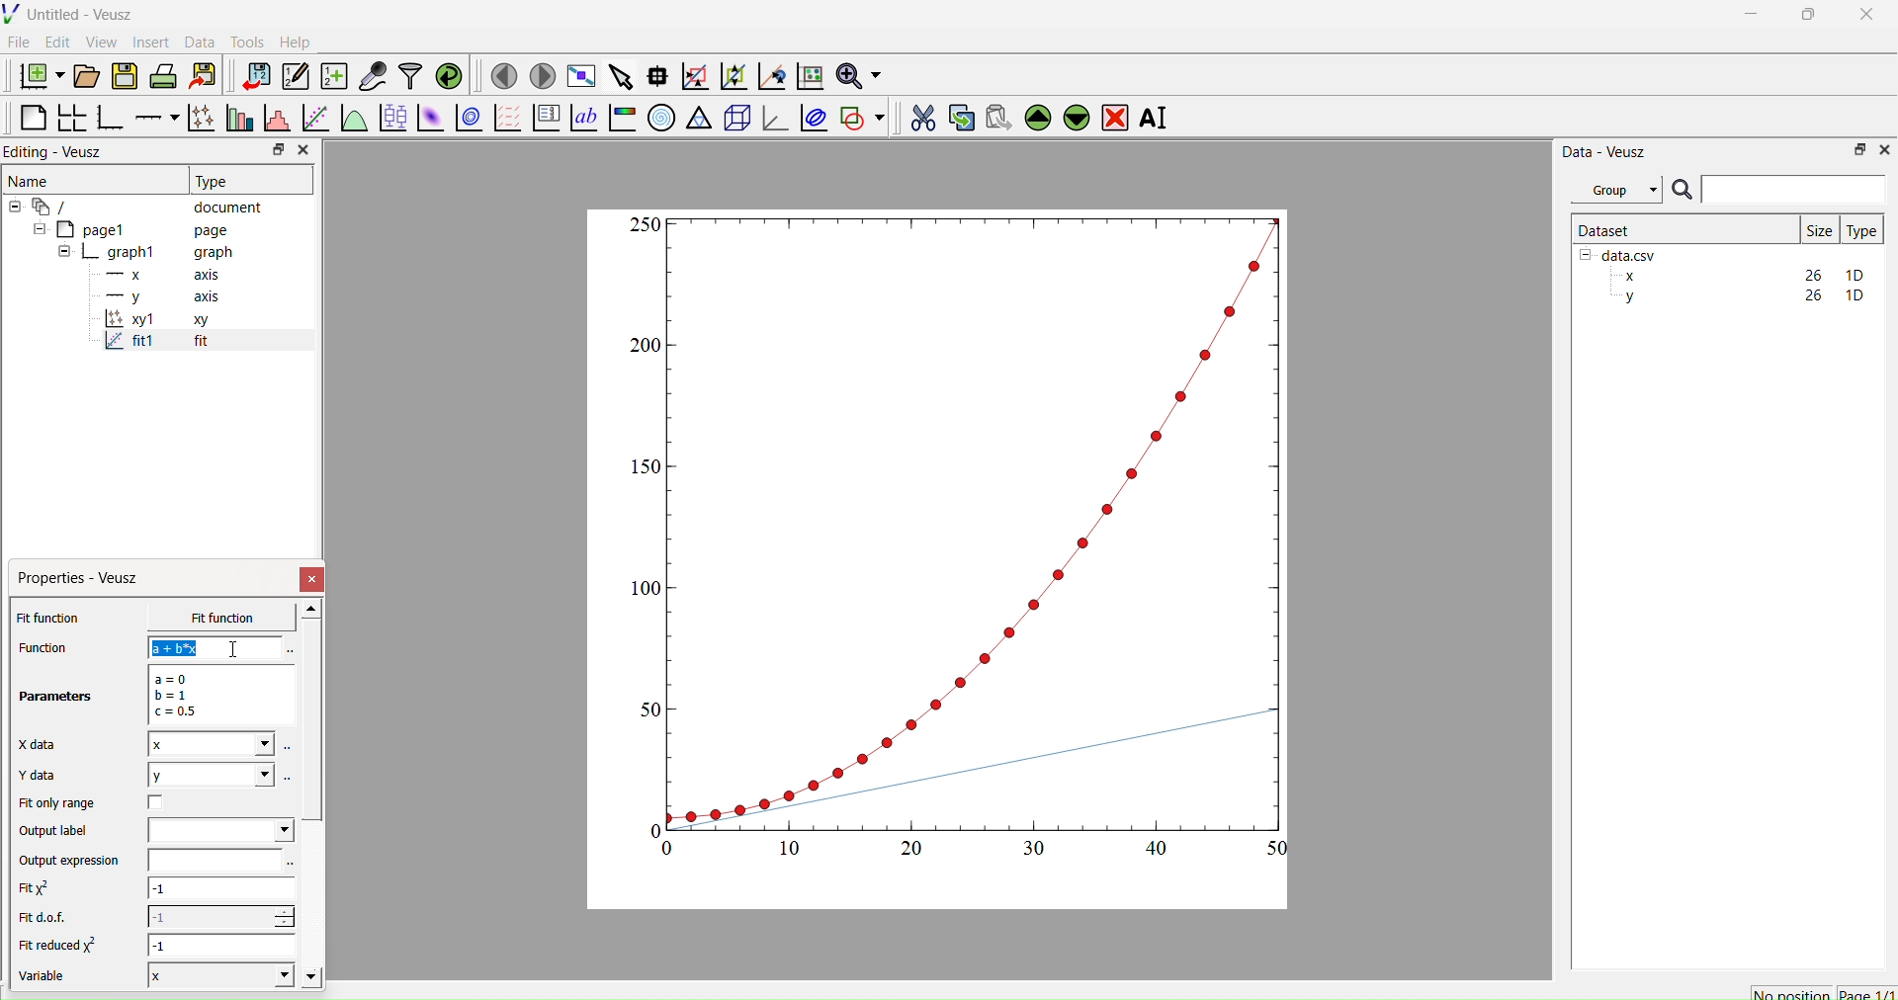 The height and width of the screenshot is (1000, 1898). Describe the element at coordinates (41, 647) in the screenshot. I see `Function` at that location.